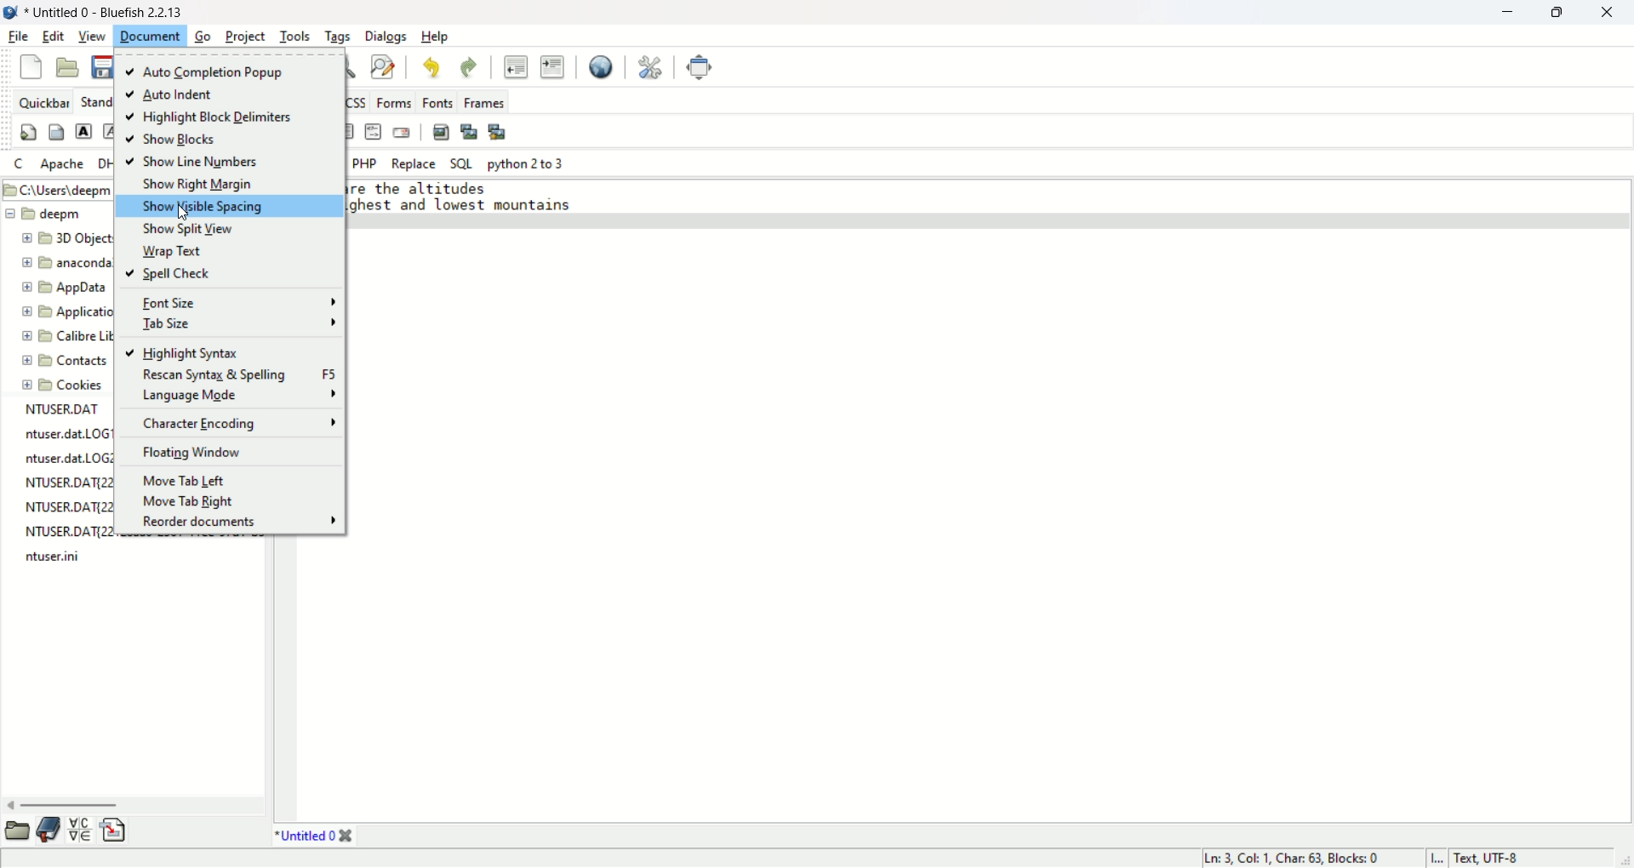 The width and height of the screenshot is (1634, 868). I want to click on CSS, so click(357, 99).